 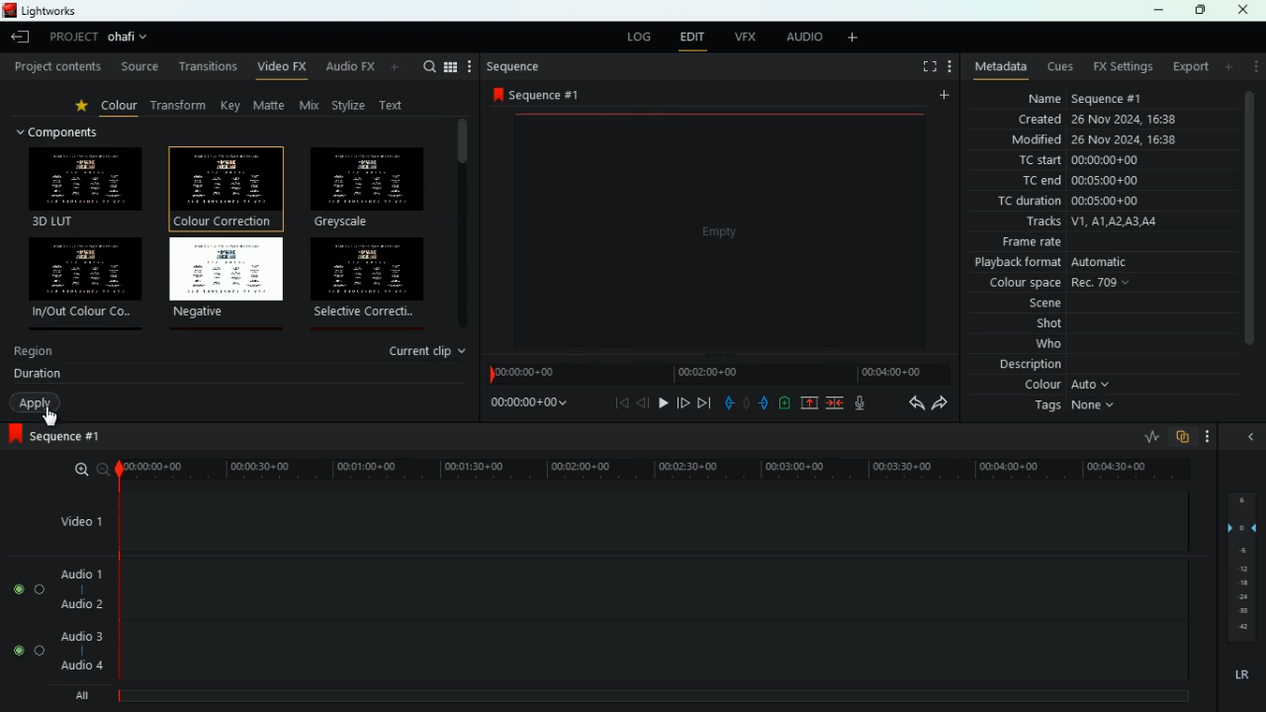 What do you see at coordinates (1102, 222) in the screenshot?
I see `tracks` at bounding box center [1102, 222].